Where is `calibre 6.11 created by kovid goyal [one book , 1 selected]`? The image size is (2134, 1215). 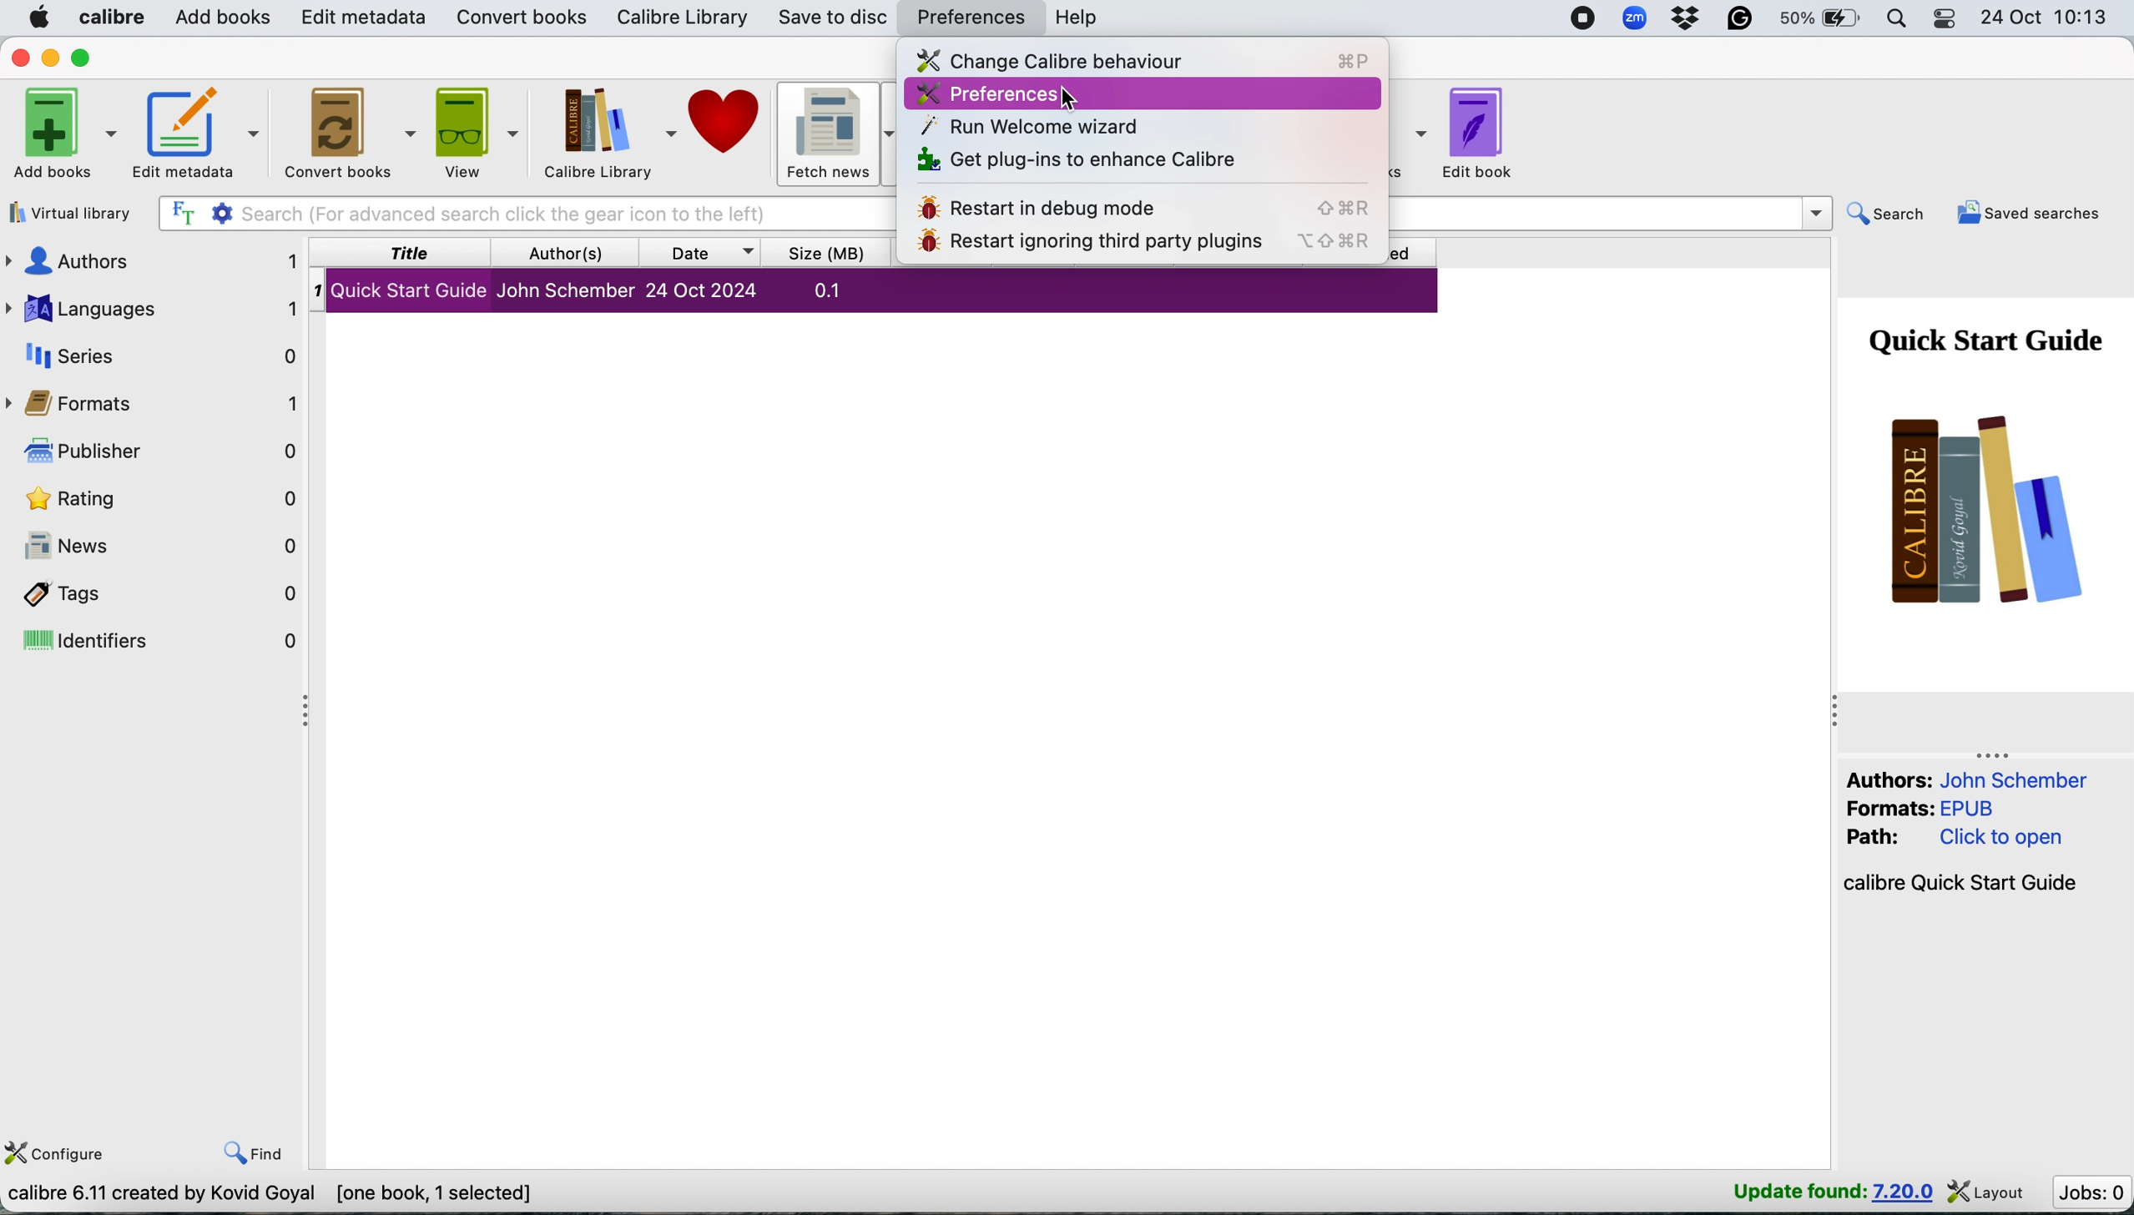
calibre 6.11 created by kovid goyal [one book , 1 selected] is located at coordinates (278, 1192).